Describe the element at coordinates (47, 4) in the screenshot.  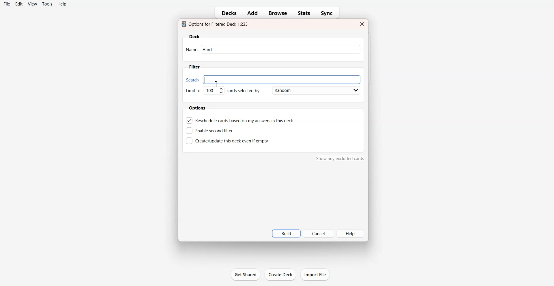
I see `Tools` at that location.